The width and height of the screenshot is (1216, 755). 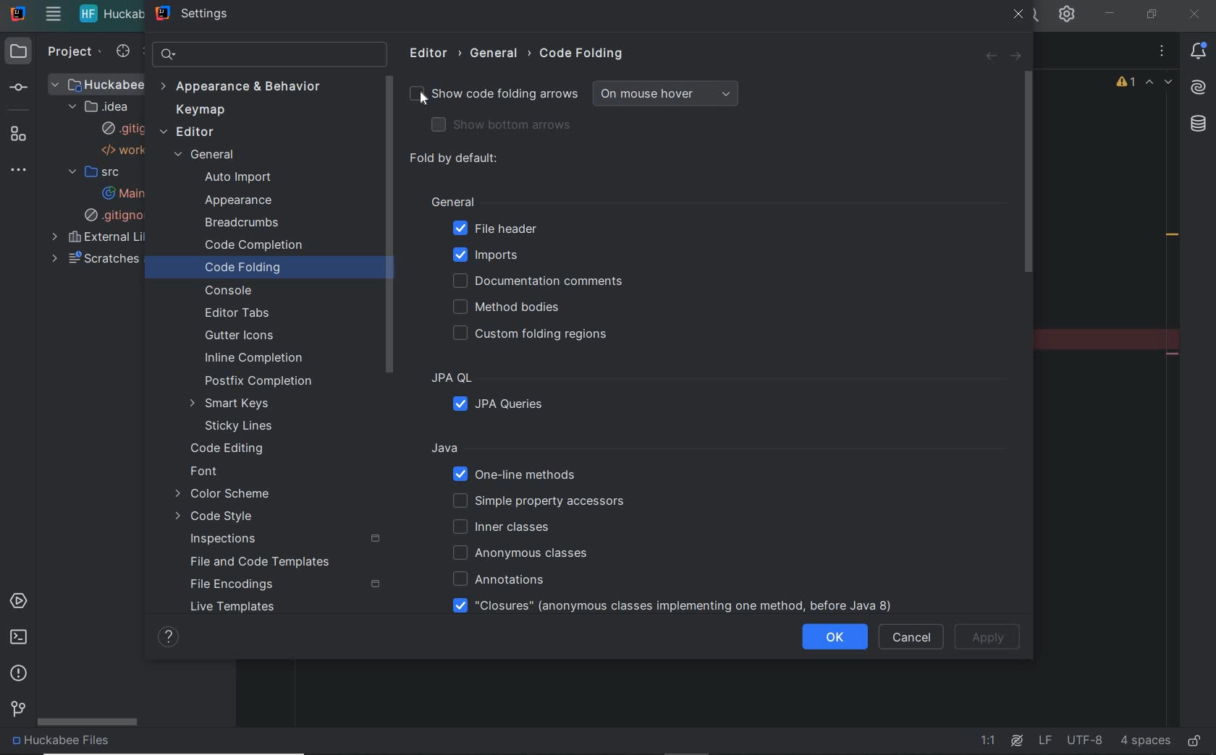 I want to click on keymap, so click(x=200, y=111).